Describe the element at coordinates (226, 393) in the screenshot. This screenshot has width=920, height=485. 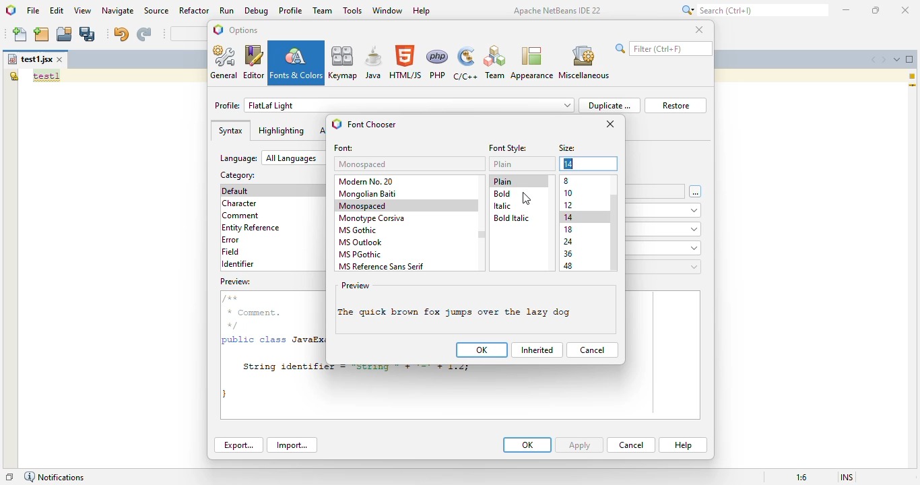
I see `}` at that location.